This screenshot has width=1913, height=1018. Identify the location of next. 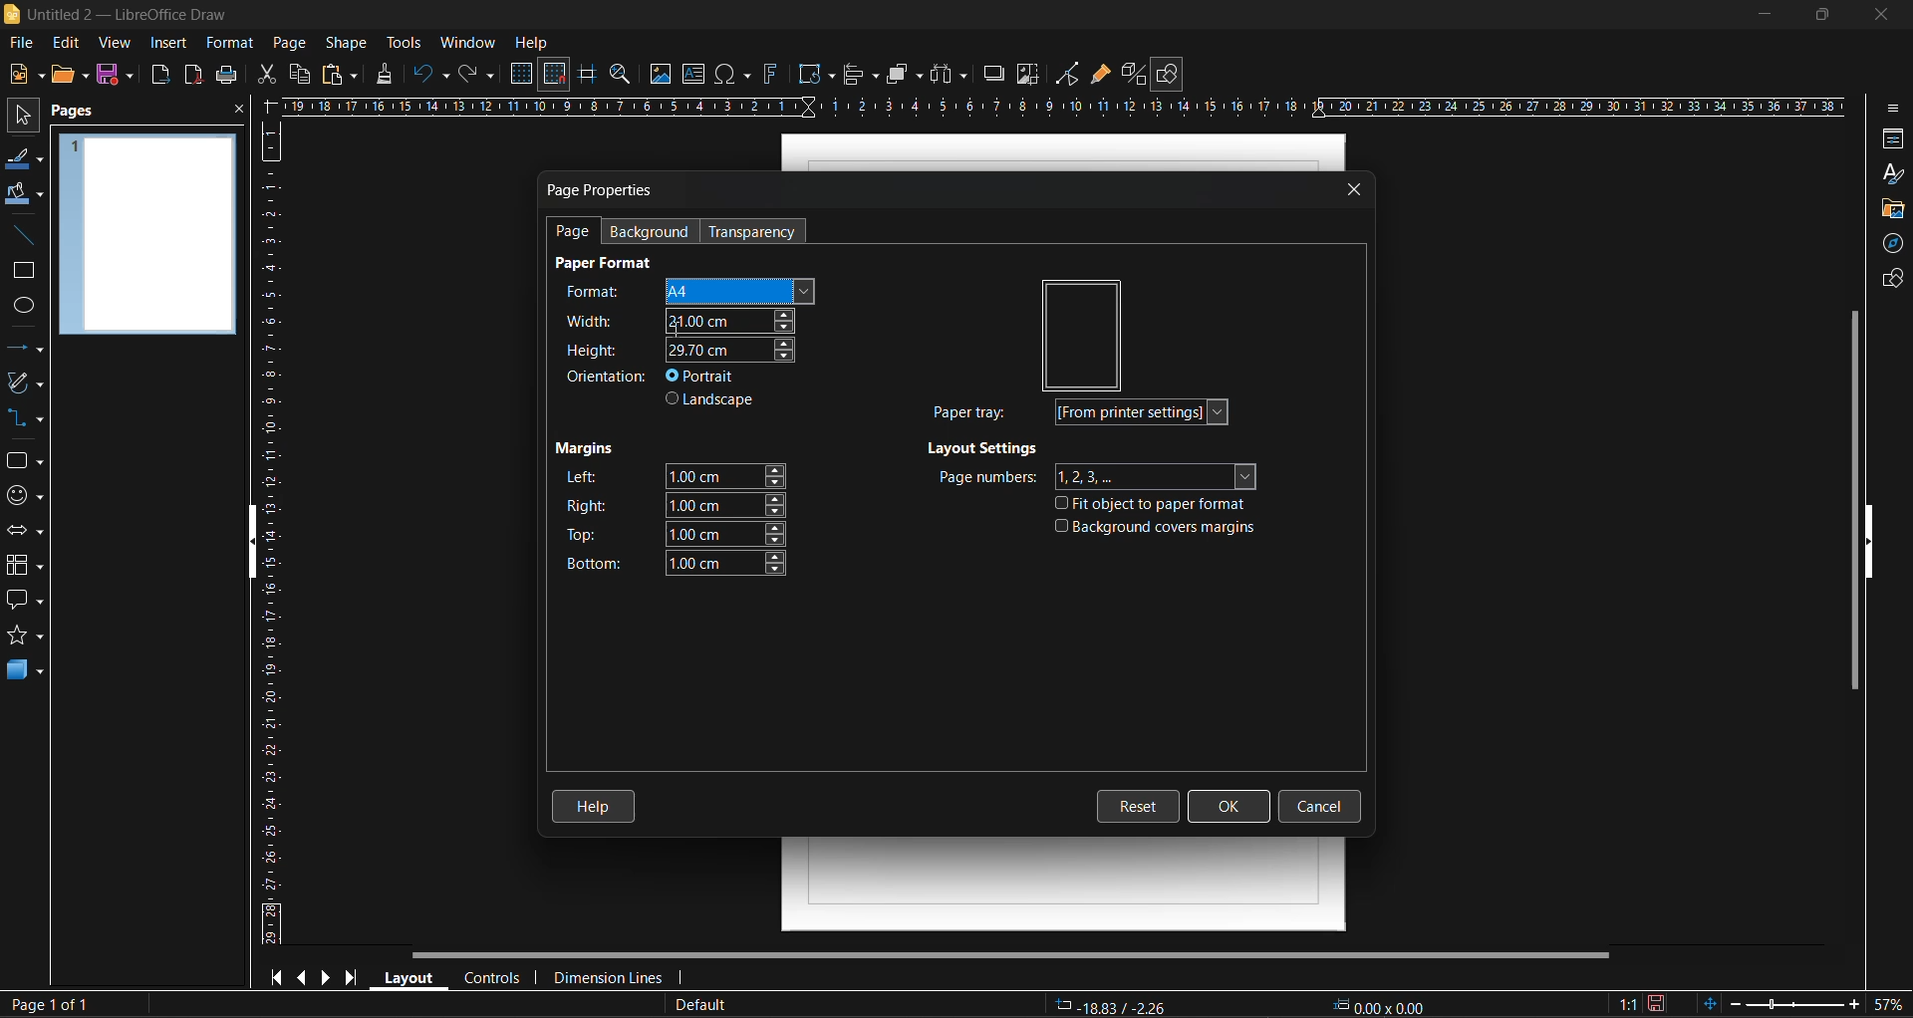
(329, 976).